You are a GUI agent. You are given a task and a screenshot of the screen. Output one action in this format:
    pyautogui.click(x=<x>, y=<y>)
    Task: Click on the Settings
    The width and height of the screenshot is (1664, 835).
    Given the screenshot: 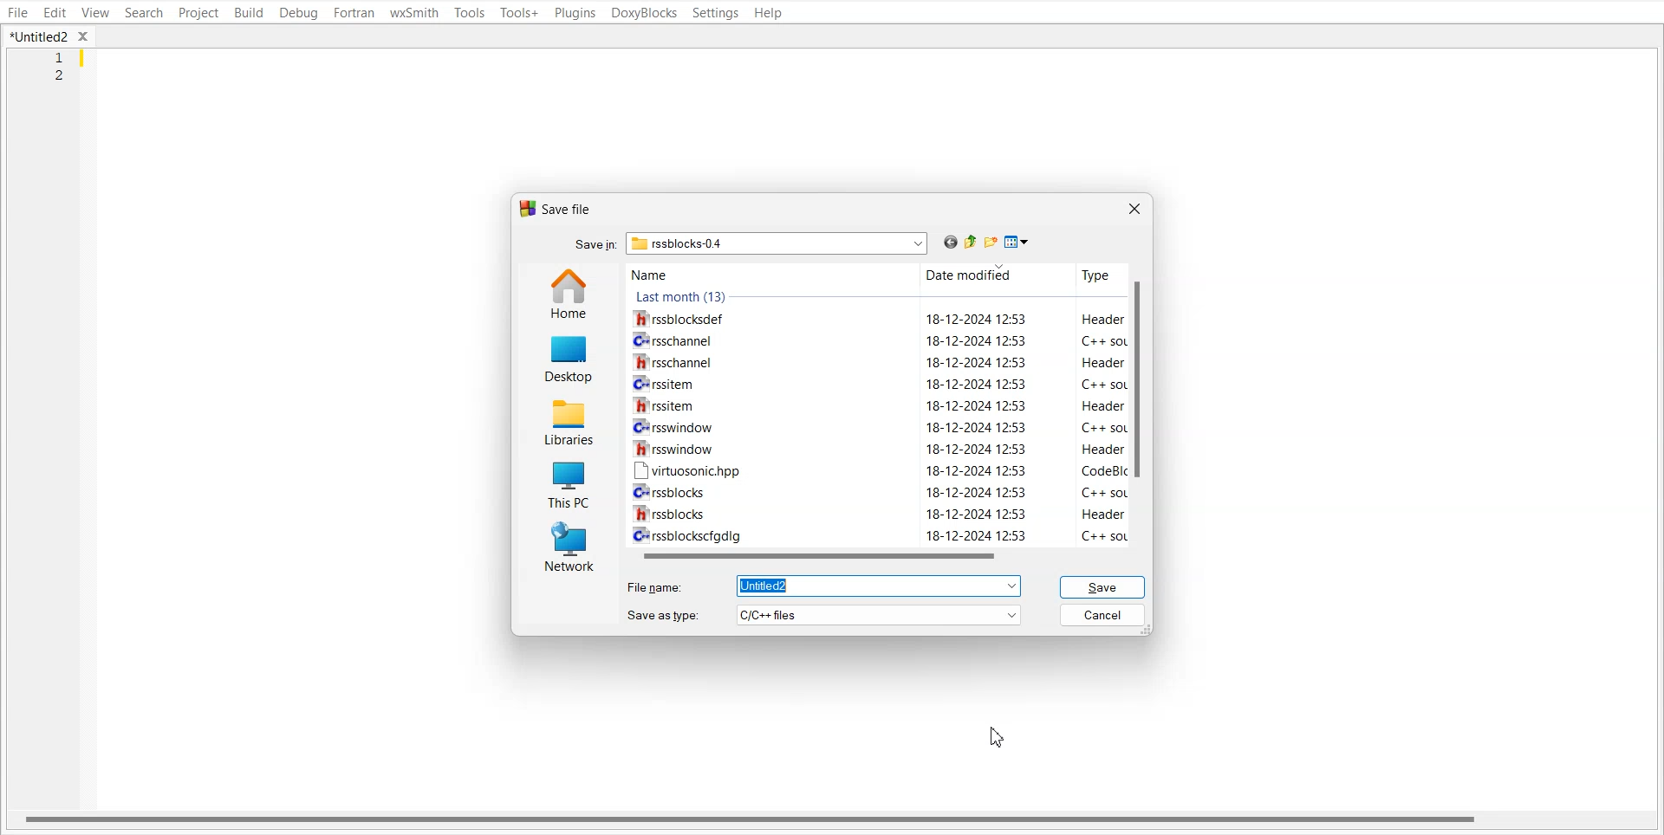 What is the action you would take?
    pyautogui.click(x=715, y=12)
    